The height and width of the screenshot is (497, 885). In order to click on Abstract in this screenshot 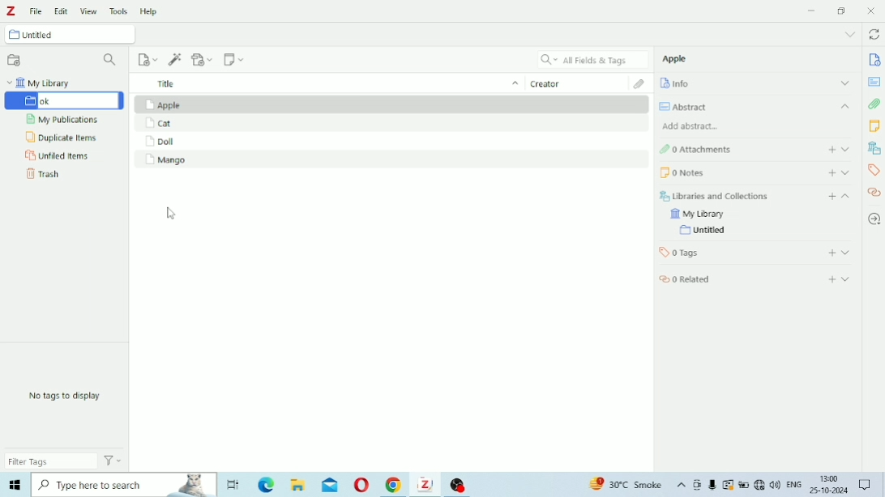, I will do `click(874, 82)`.